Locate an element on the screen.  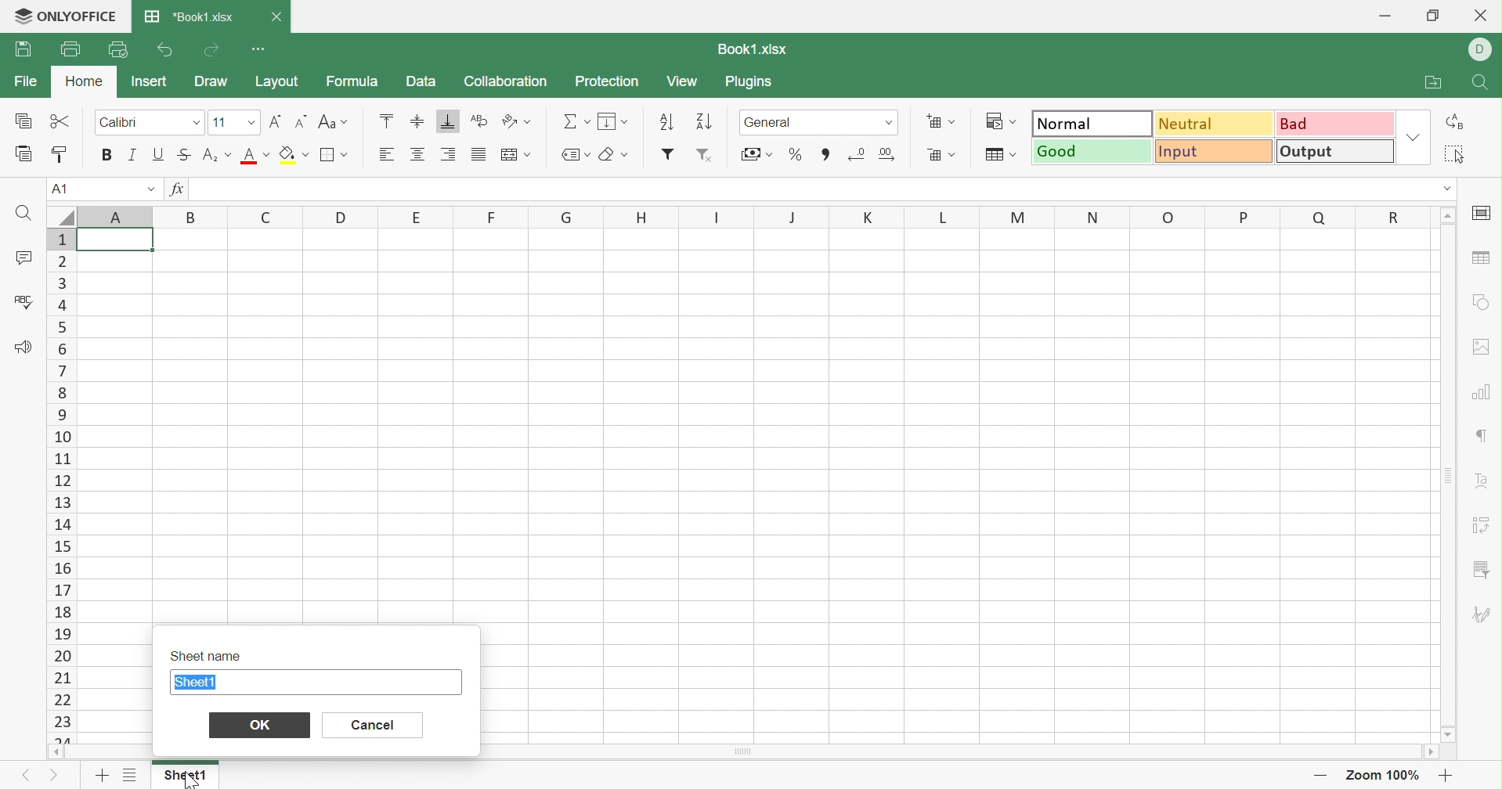
fx is located at coordinates (177, 188).